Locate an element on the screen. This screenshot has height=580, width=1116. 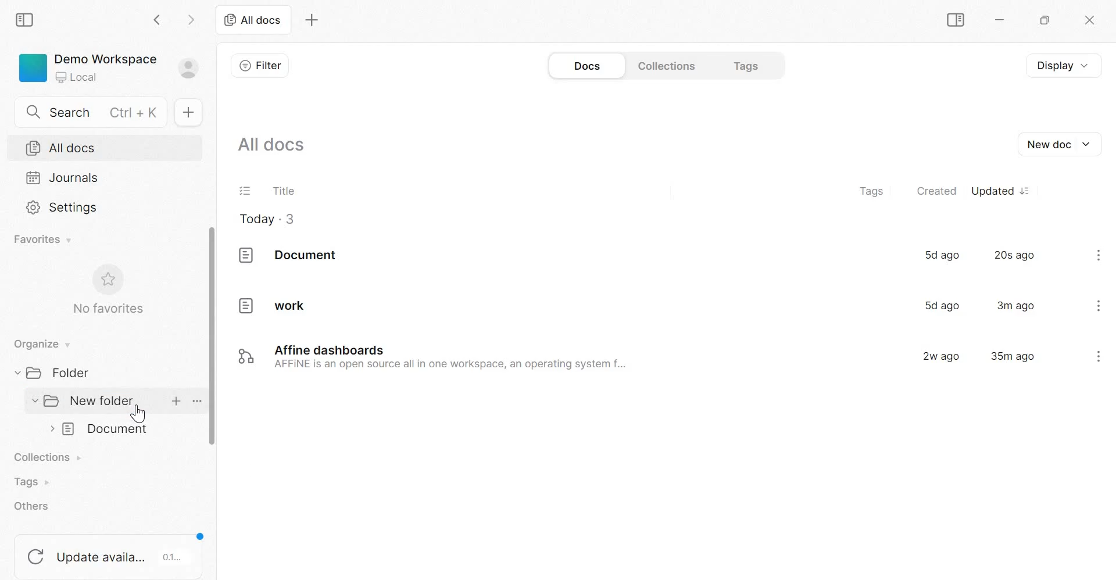
Affine dashboards is located at coordinates (457, 357).